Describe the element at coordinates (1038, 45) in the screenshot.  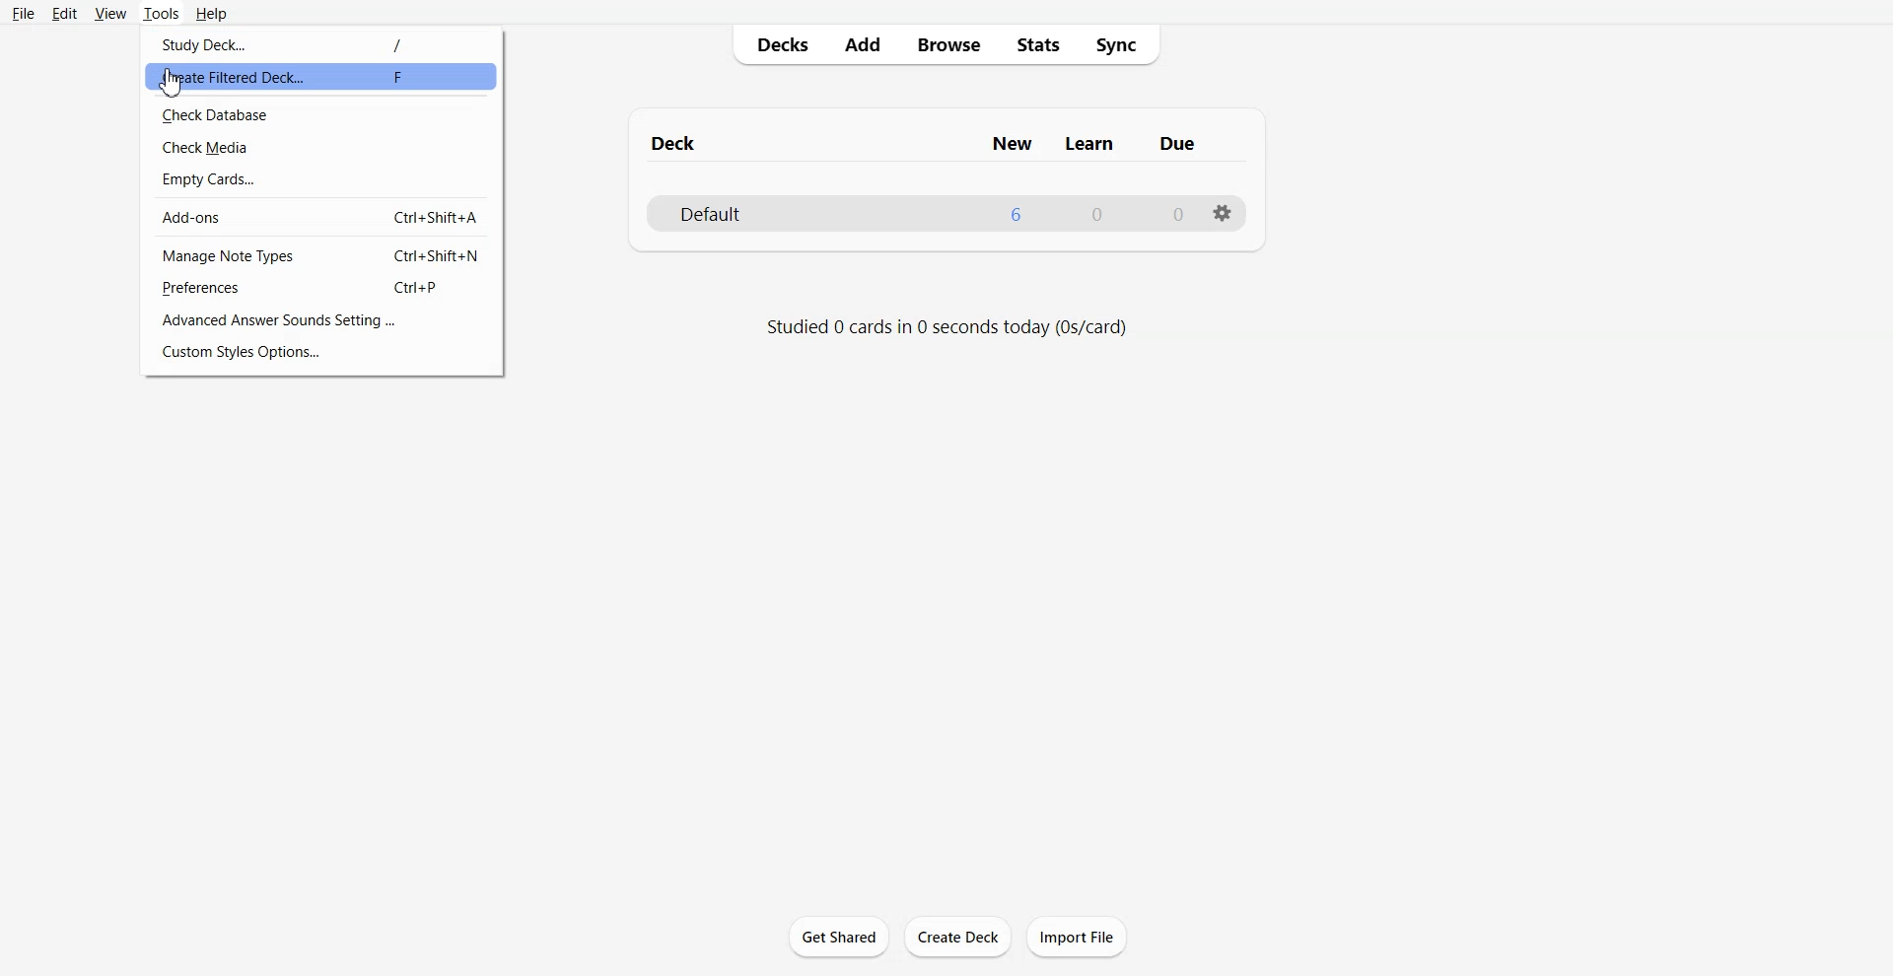
I see `Stats` at that location.